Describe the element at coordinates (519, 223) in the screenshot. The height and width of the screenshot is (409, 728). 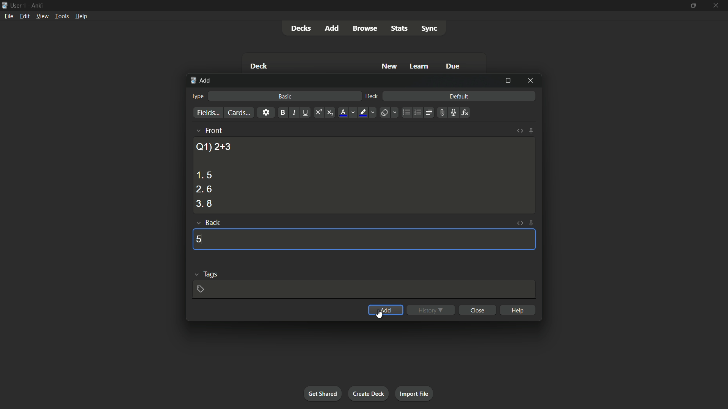
I see `toggle html editor` at that location.